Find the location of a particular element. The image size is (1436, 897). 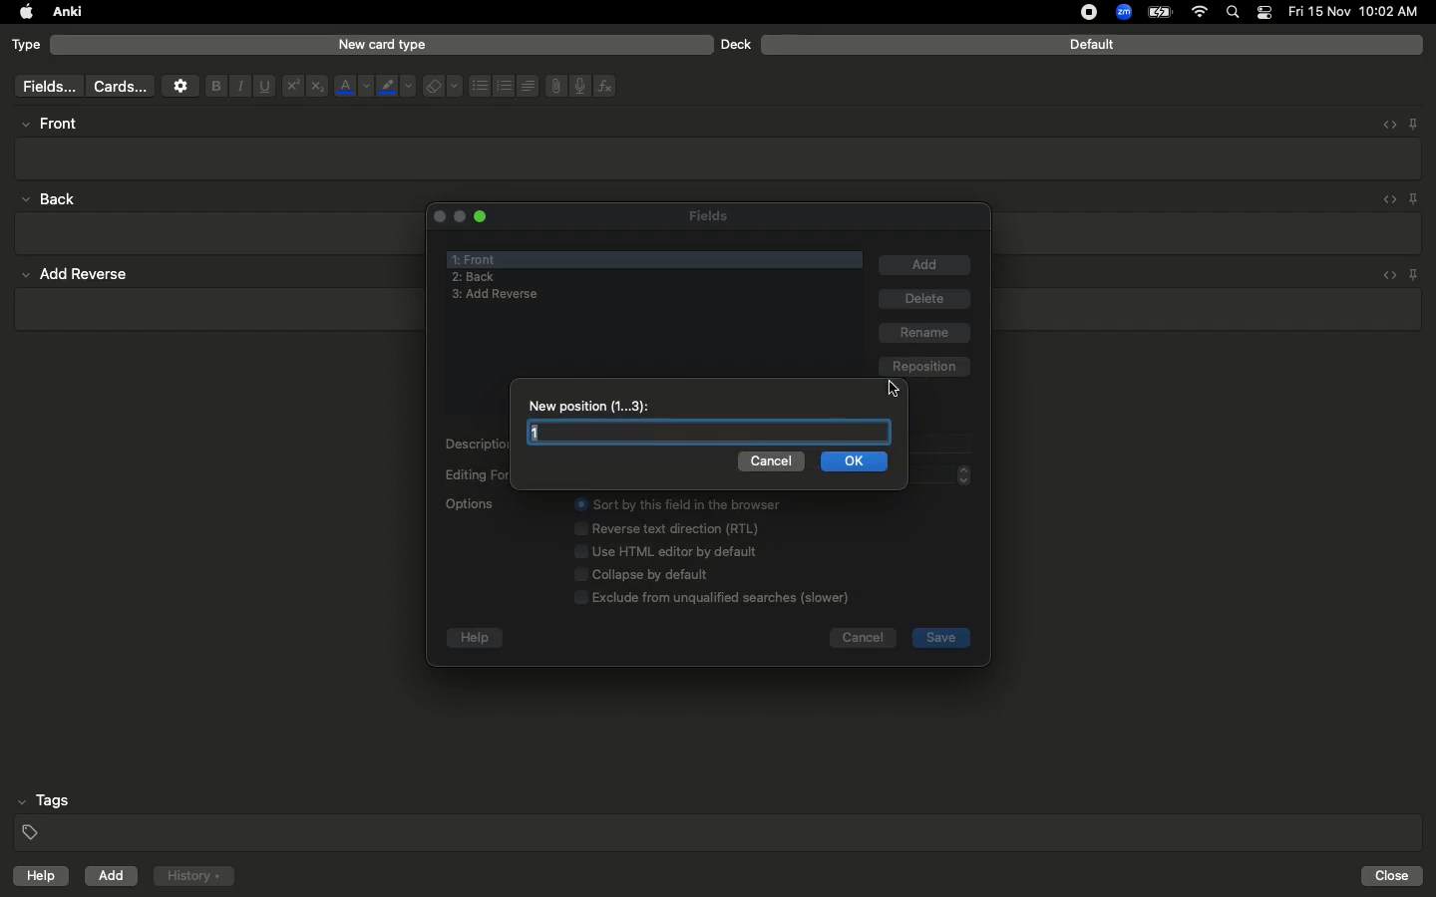

page up is located at coordinates (964, 483).